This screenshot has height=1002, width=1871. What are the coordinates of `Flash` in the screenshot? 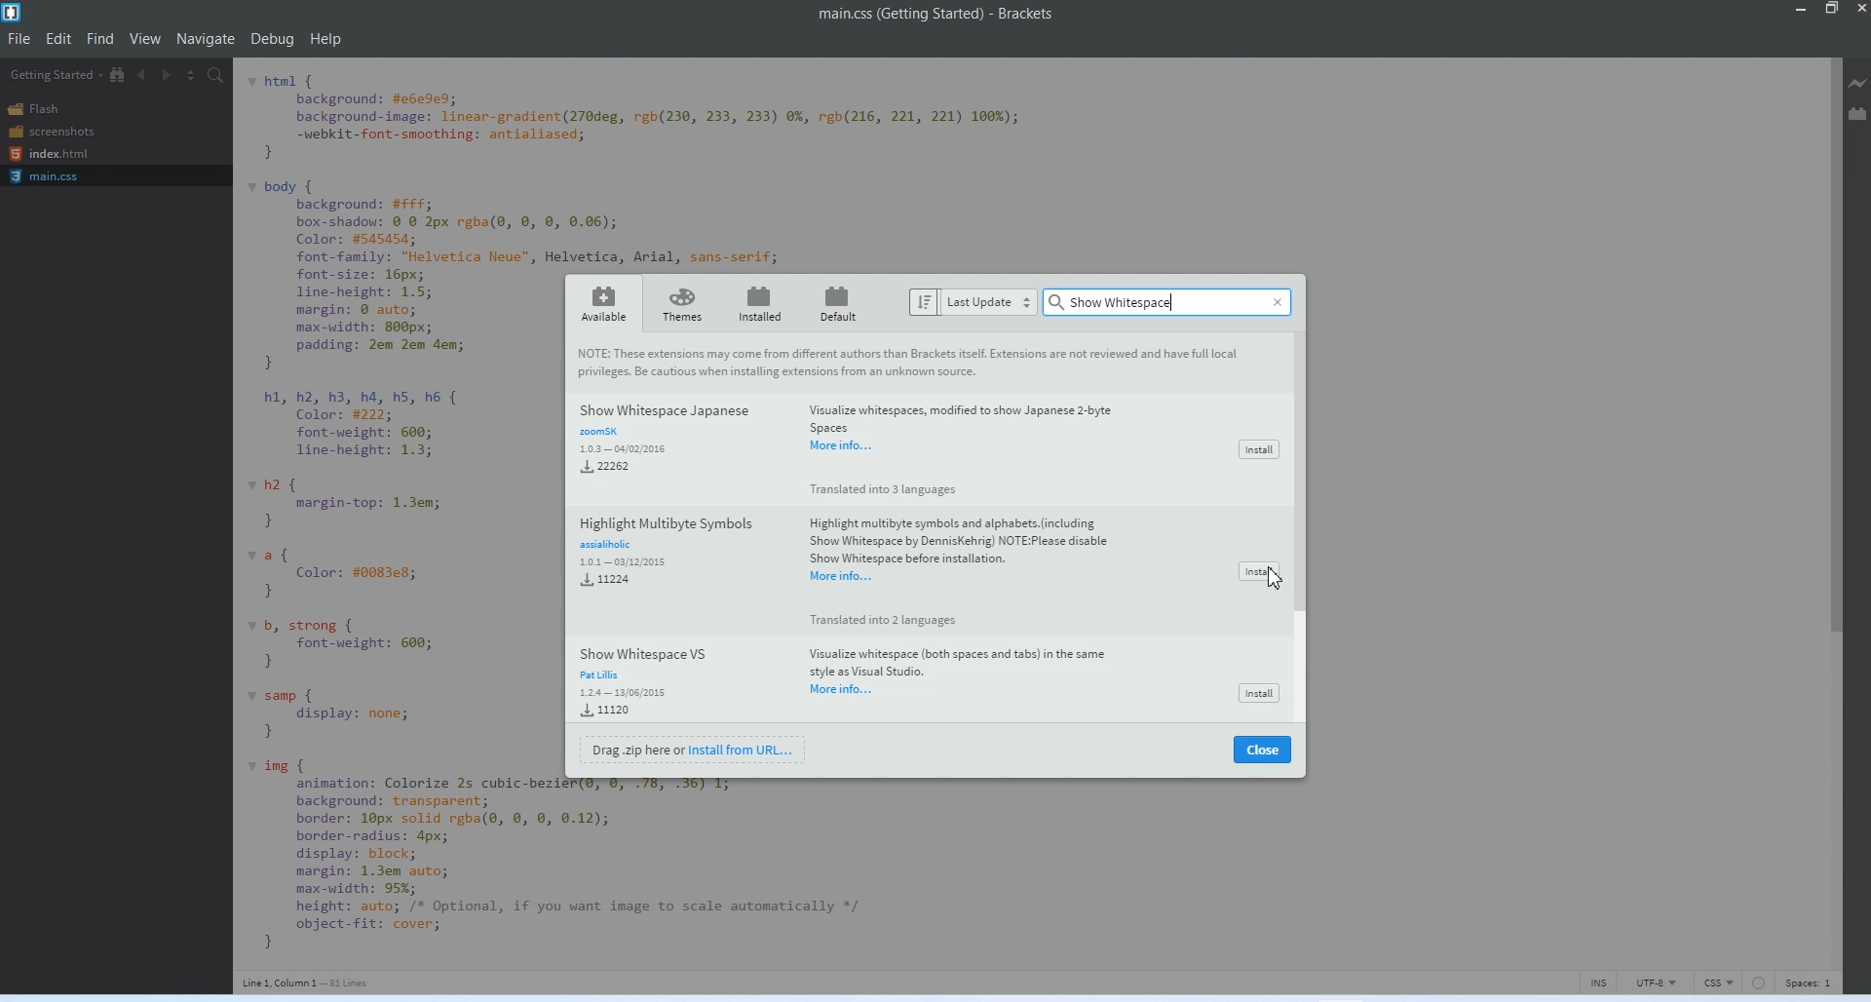 It's located at (42, 108).